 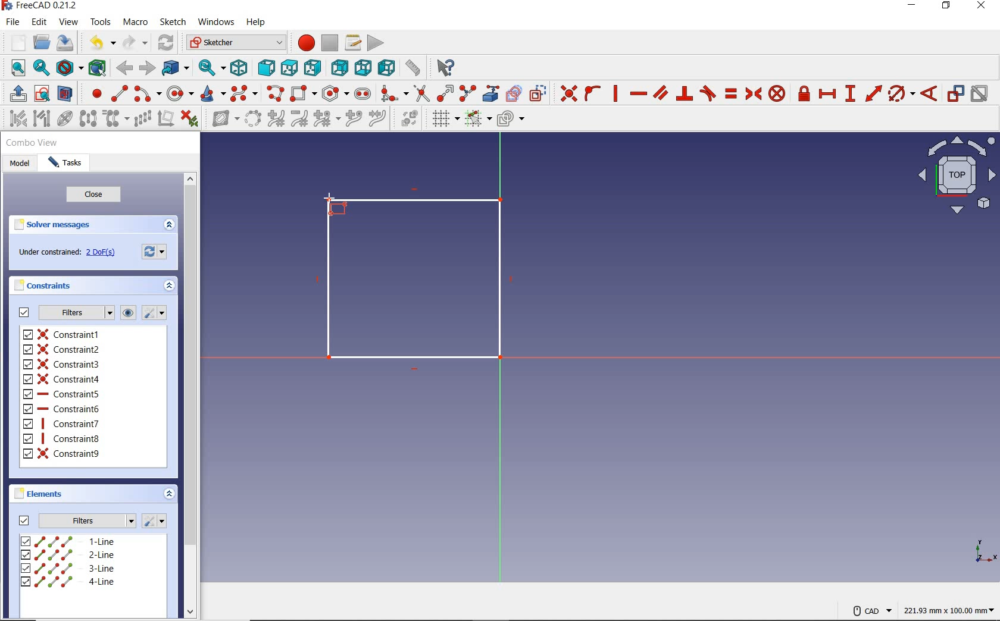 What do you see at coordinates (985, 551) in the screenshot?
I see `XYZ SCALE` at bounding box center [985, 551].